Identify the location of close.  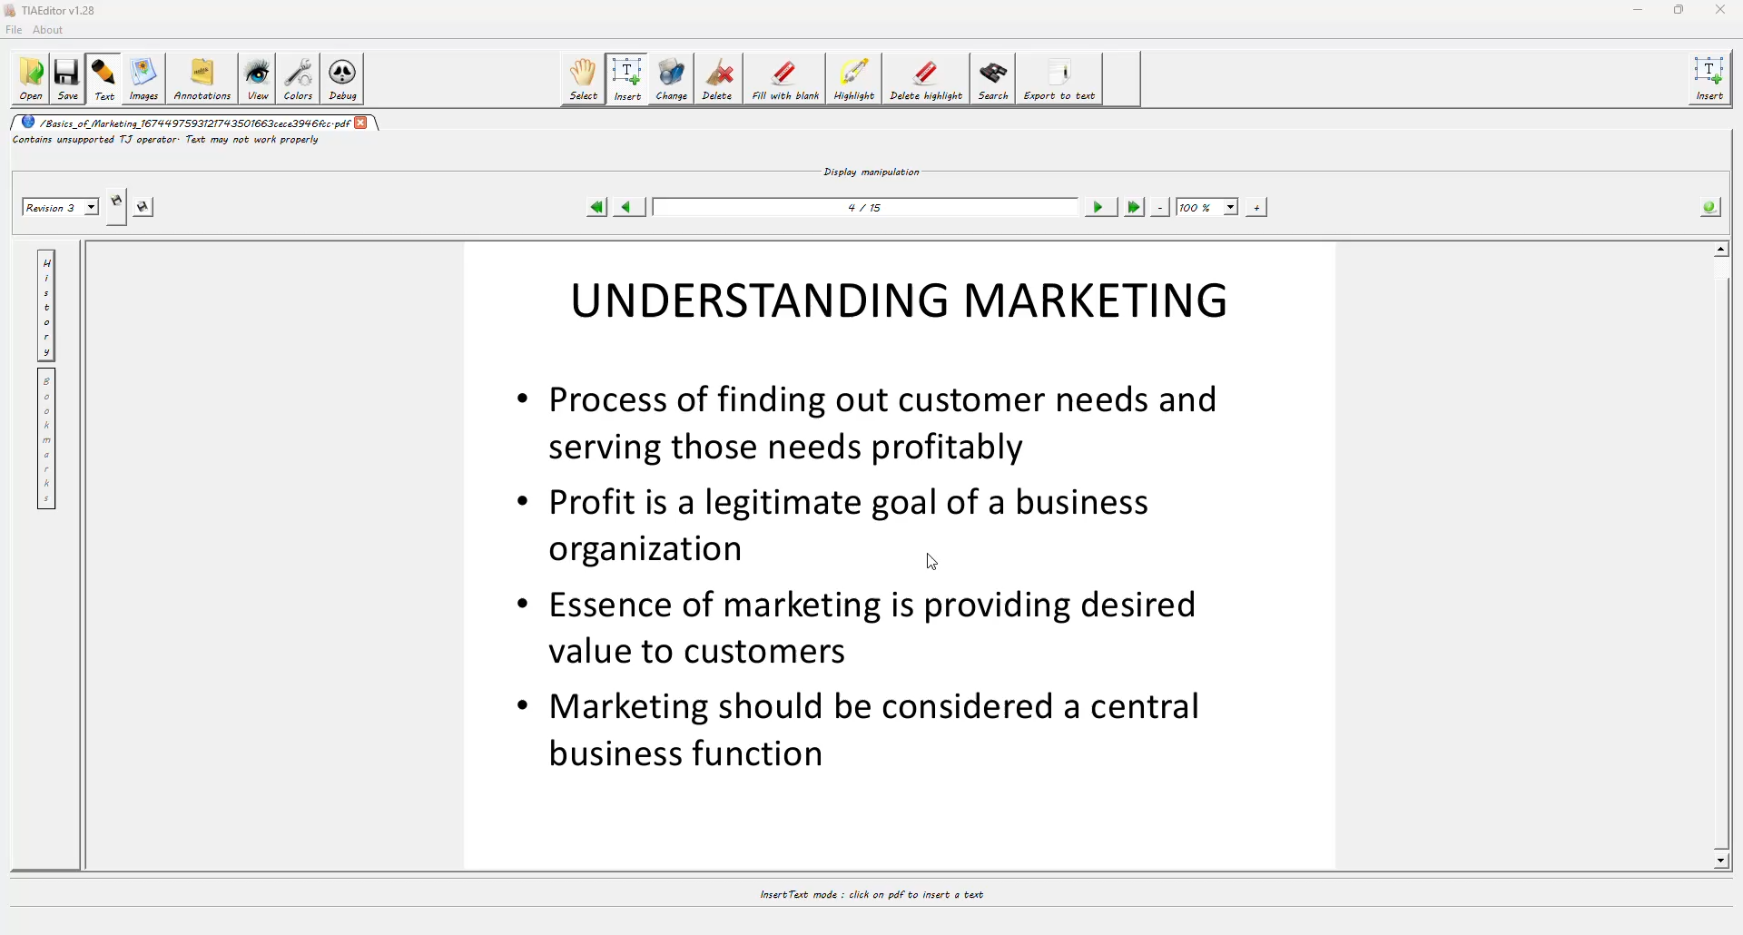
(1719, 9).